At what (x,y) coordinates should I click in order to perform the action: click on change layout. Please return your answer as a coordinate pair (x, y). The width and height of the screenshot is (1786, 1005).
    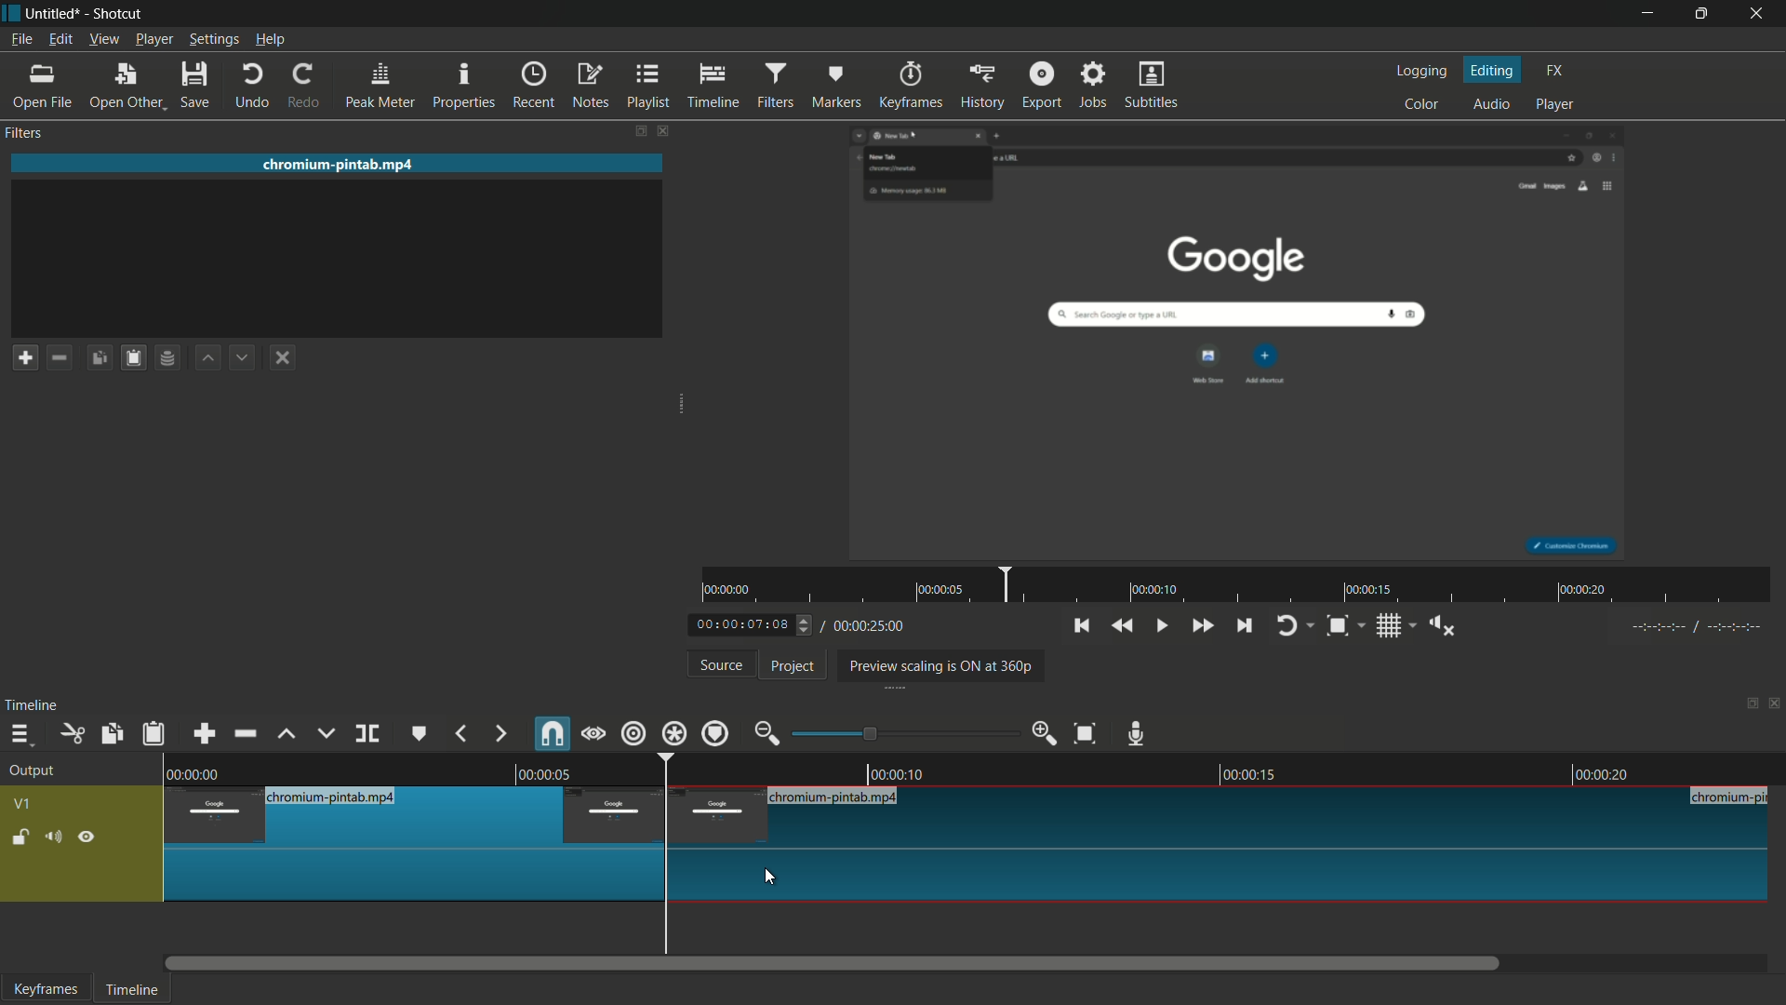
    Looking at the image, I should click on (638, 131).